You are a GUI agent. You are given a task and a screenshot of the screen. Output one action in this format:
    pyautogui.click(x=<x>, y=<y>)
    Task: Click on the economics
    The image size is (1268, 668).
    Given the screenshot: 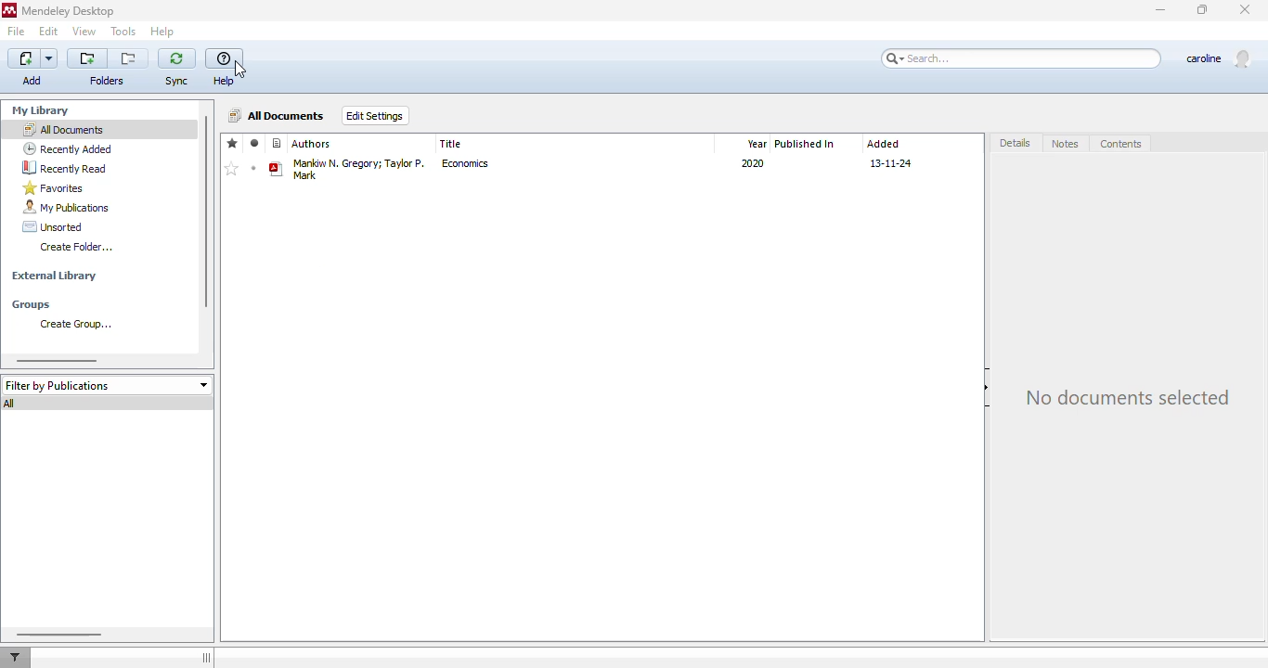 What is the action you would take?
    pyautogui.click(x=464, y=163)
    